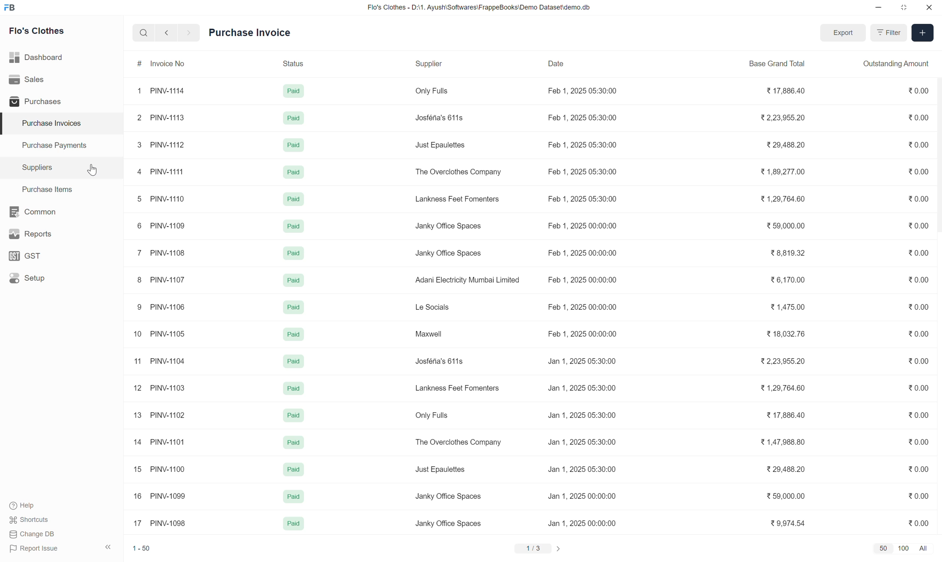 This screenshot has height=562, width=942. Describe the element at coordinates (585, 119) in the screenshot. I see `Feb 1, 2025 05:30:00` at that location.